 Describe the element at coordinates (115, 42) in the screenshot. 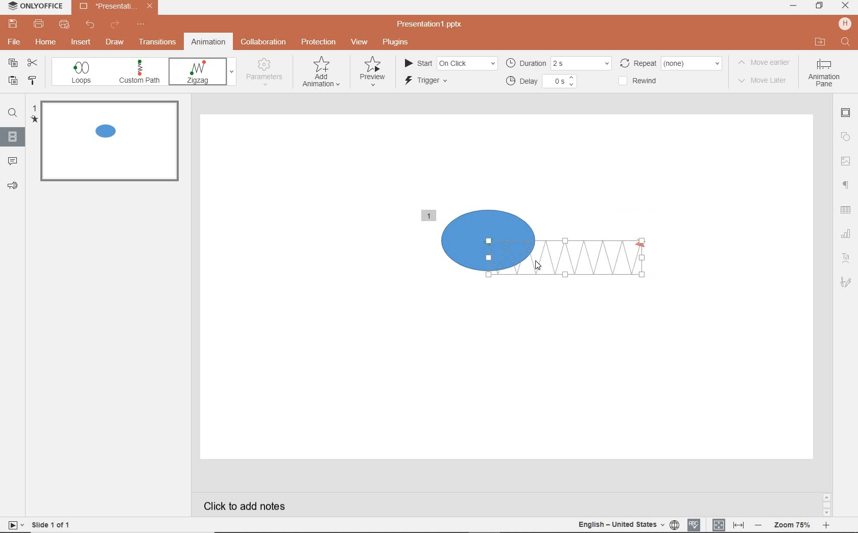

I see `draw` at that location.